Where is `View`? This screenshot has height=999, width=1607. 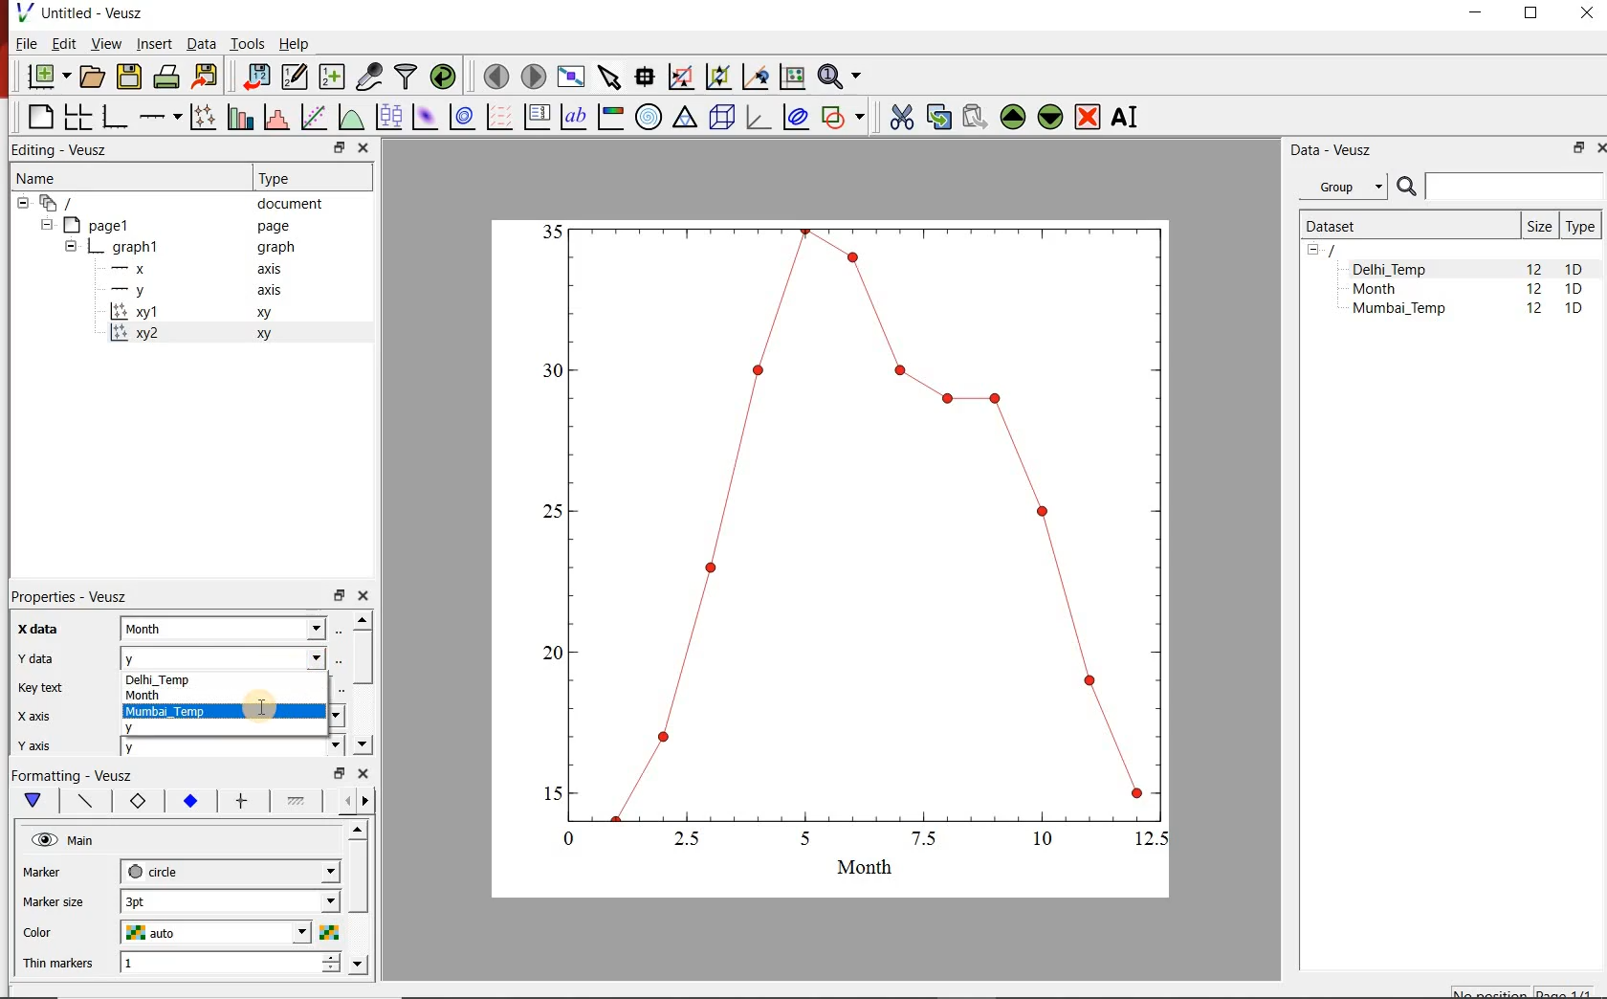
View is located at coordinates (105, 43).